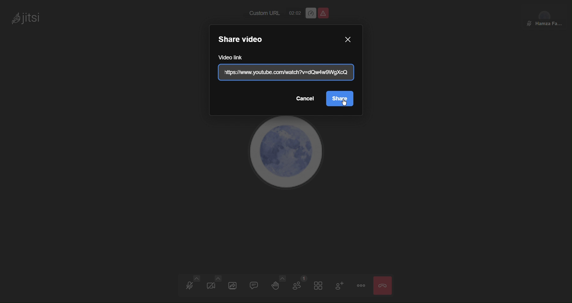 The height and width of the screenshot is (303, 572). Describe the element at coordinates (213, 285) in the screenshot. I see `Video` at that location.